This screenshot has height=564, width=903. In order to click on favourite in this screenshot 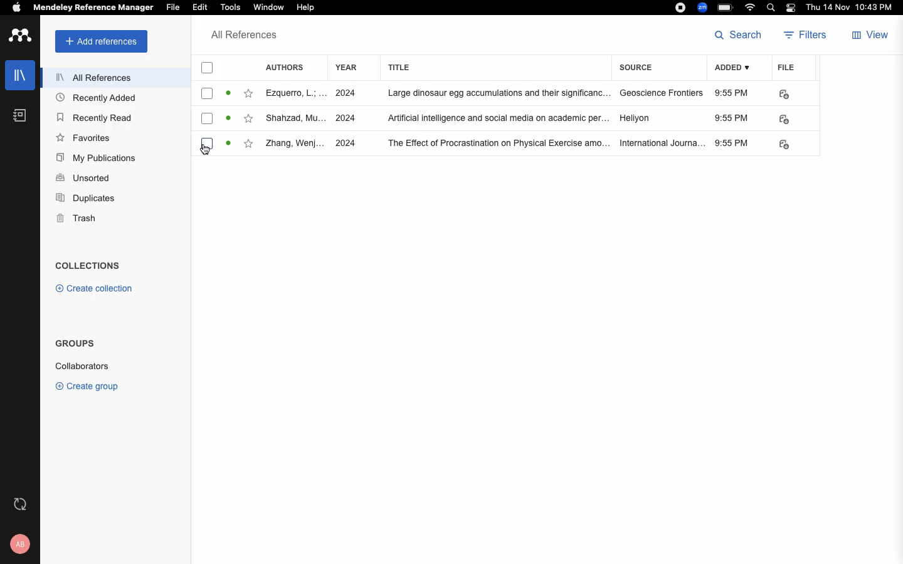, I will do `click(250, 94)`.